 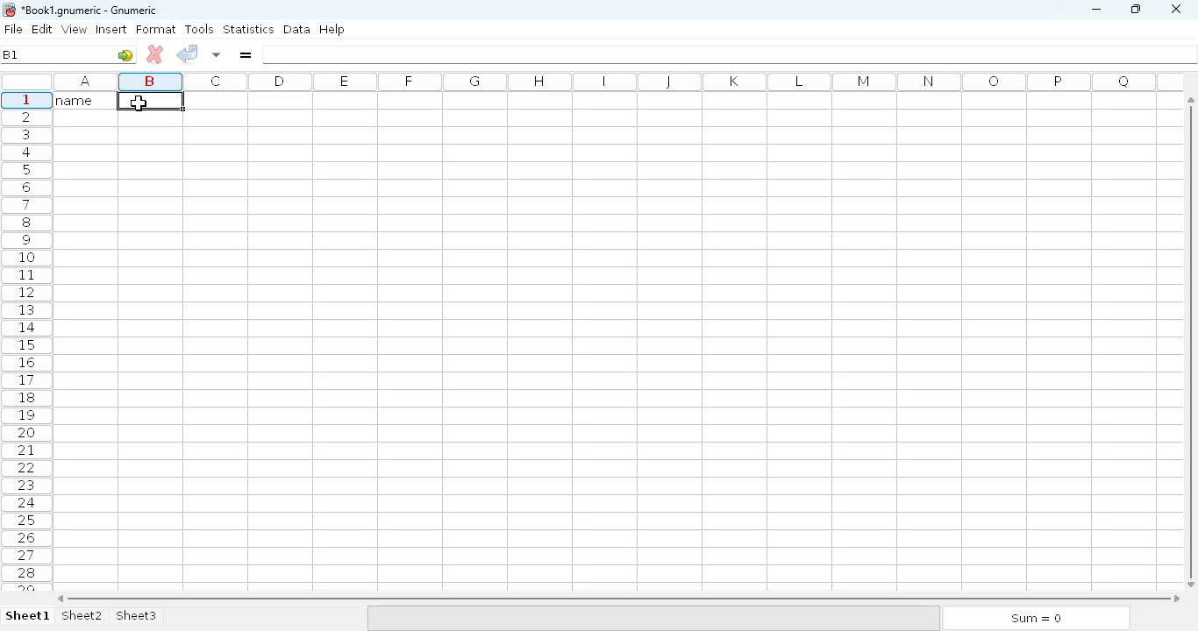 I want to click on accept change, so click(x=187, y=53).